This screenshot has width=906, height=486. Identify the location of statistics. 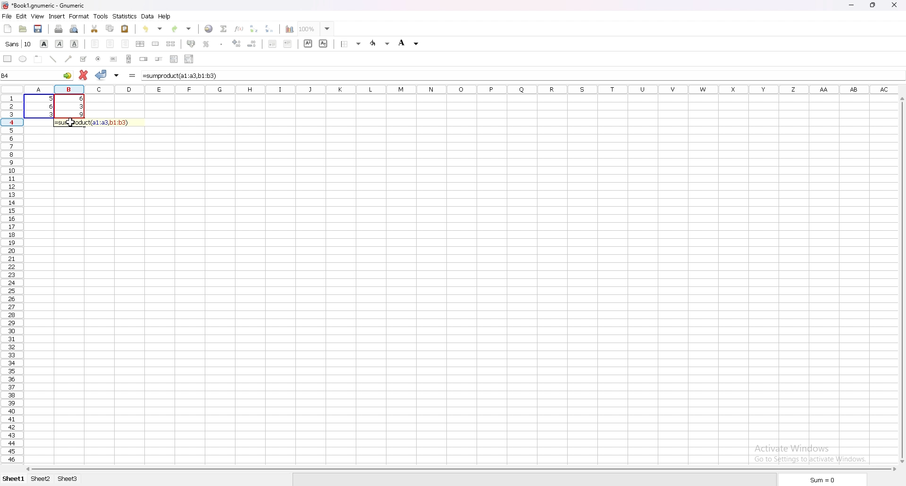
(125, 17).